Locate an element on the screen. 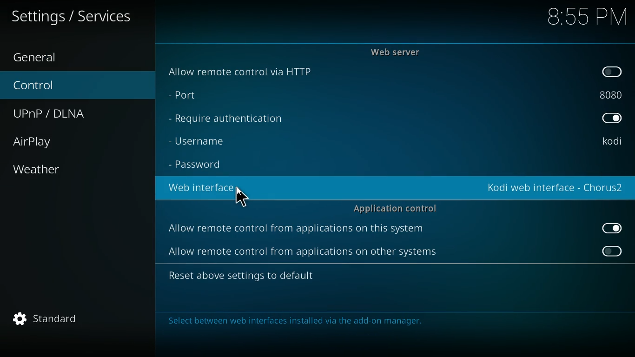 This screenshot has width=635, height=357. Weather is located at coordinates (38, 169).